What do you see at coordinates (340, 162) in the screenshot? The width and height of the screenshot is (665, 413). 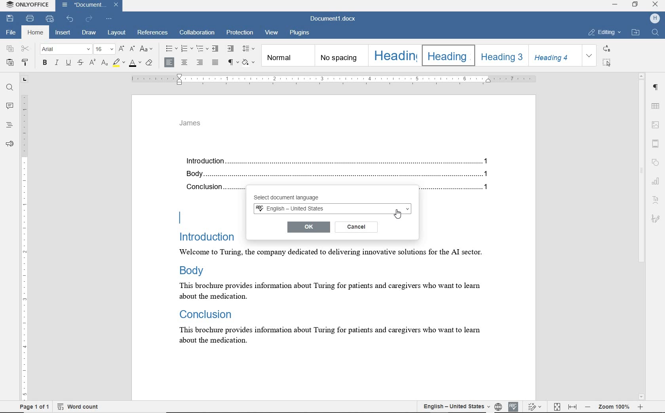 I see `Introduction.......................................................................................................................................1` at bounding box center [340, 162].